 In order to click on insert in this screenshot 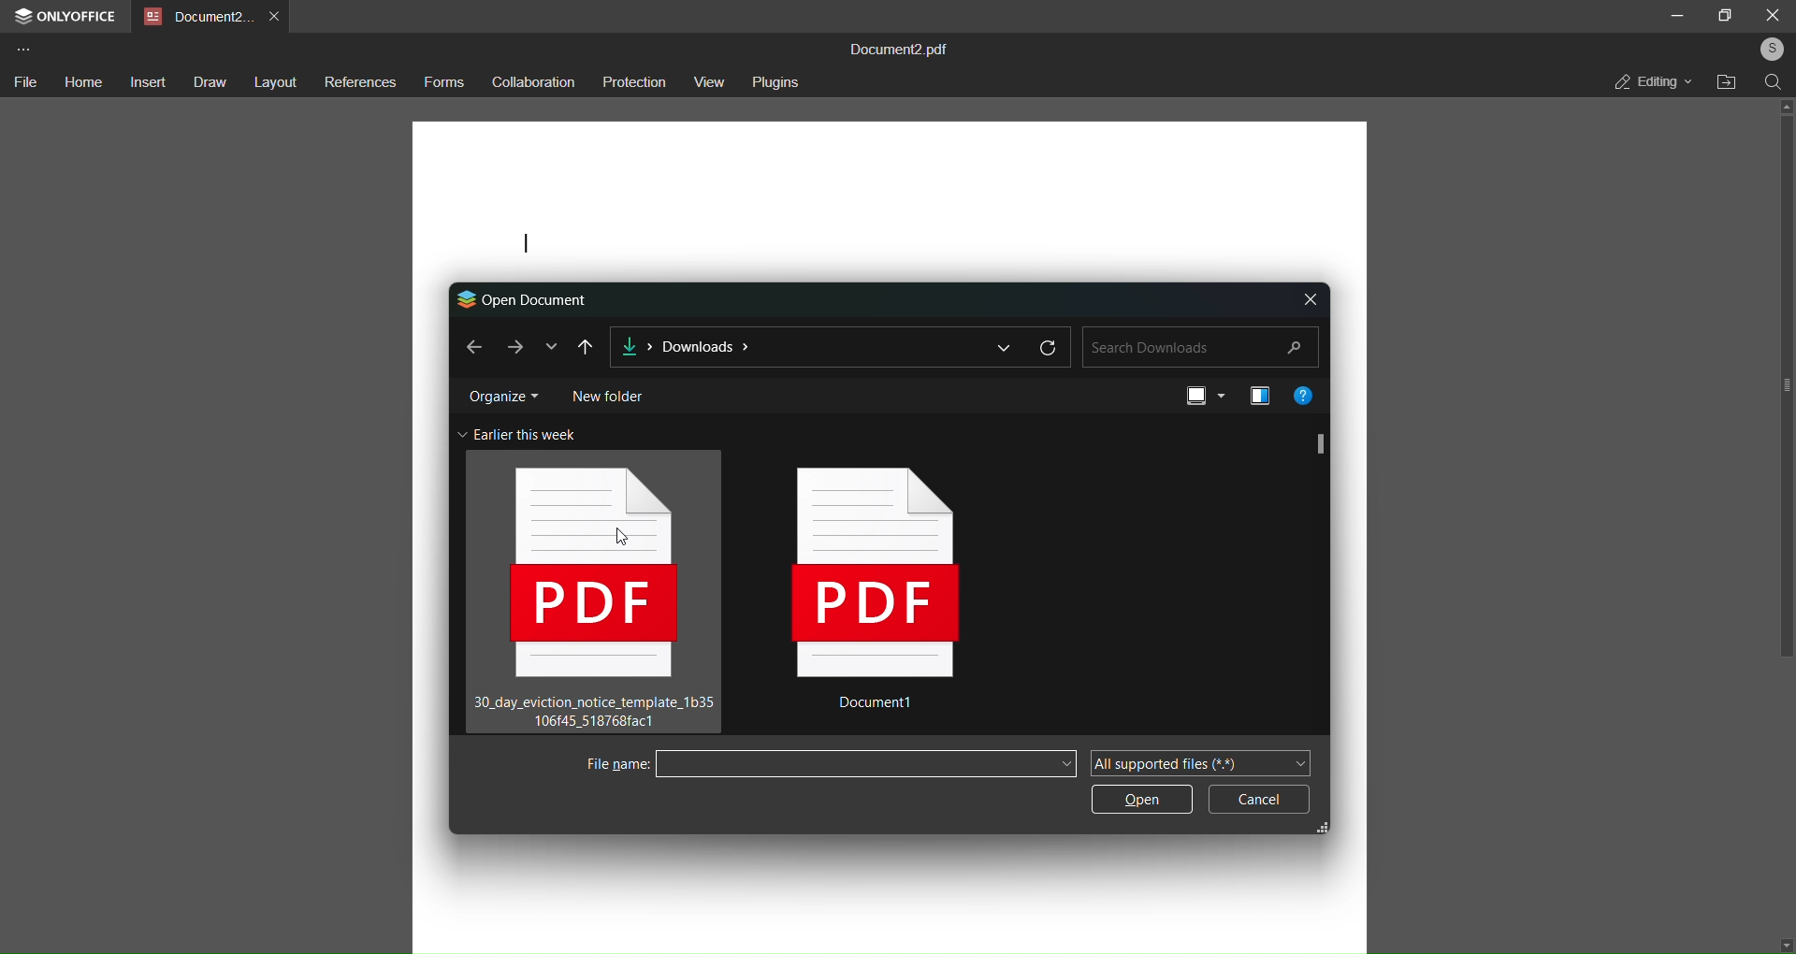, I will do `click(145, 81)`.